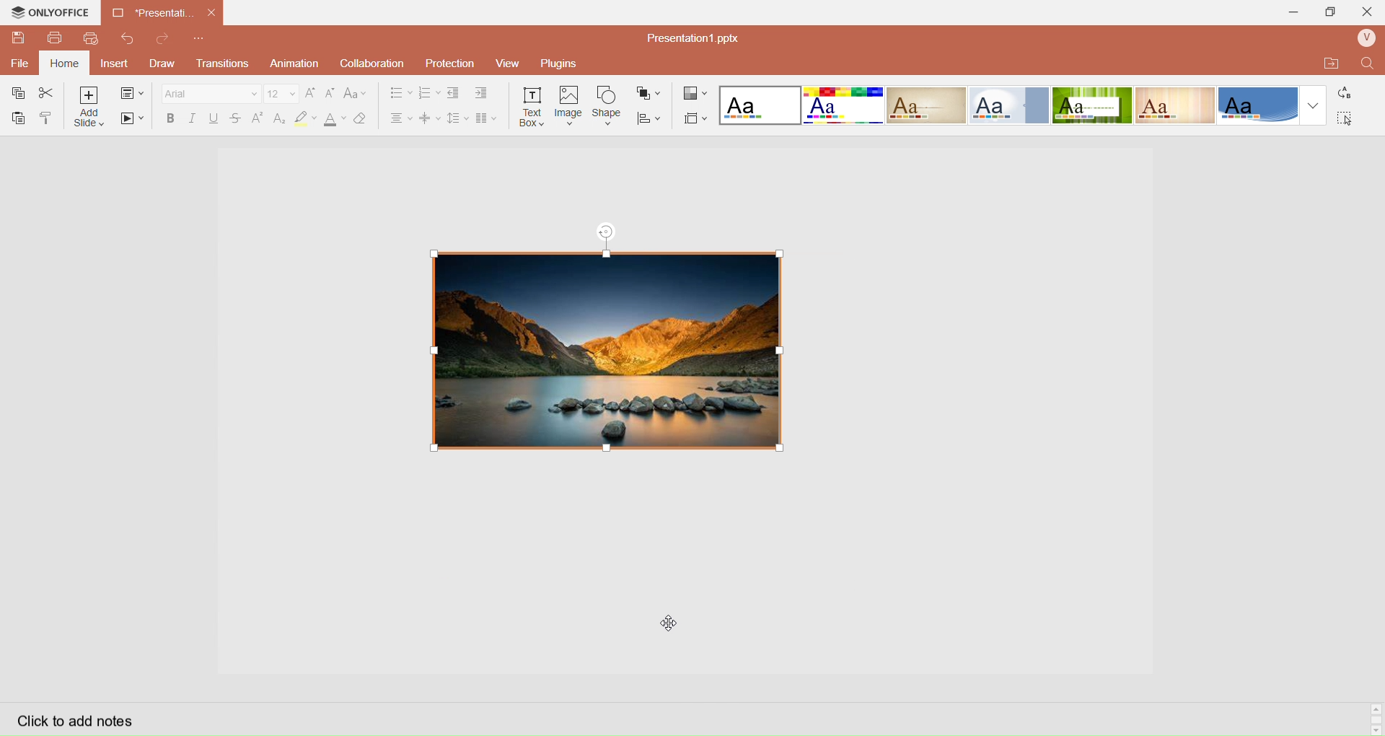 The image size is (1385, 736). What do you see at coordinates (51, 119) in the screenshot?
I see `Copy Style` at bounding box center [51, 119].